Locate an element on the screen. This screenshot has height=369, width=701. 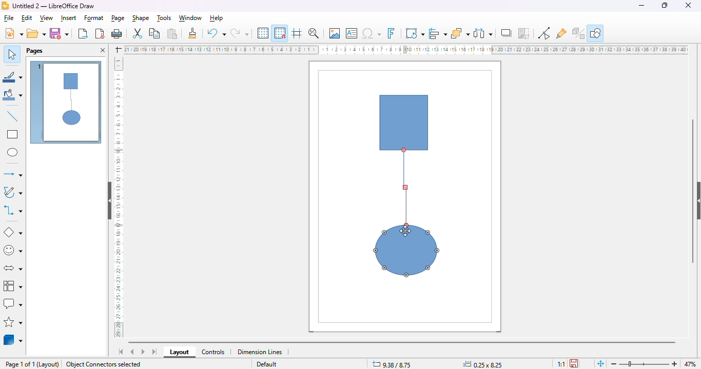
paste is located at coordinates (172, 33).